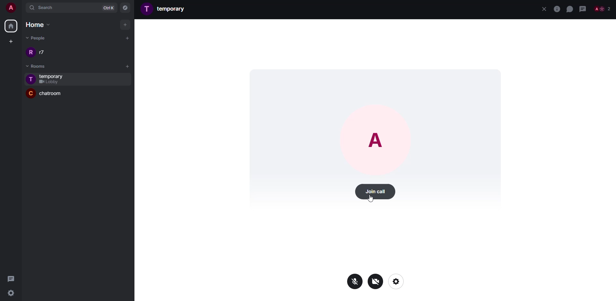 This screenshot has width=616, height=301. What do you see at coordinates (10, 41) in the screenshot?
I see `create space` at bounding box center [10, 41].